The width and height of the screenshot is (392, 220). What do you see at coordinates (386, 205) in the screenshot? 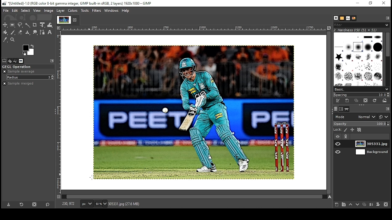
I see `delete layer` at bounding box center [386, 205].